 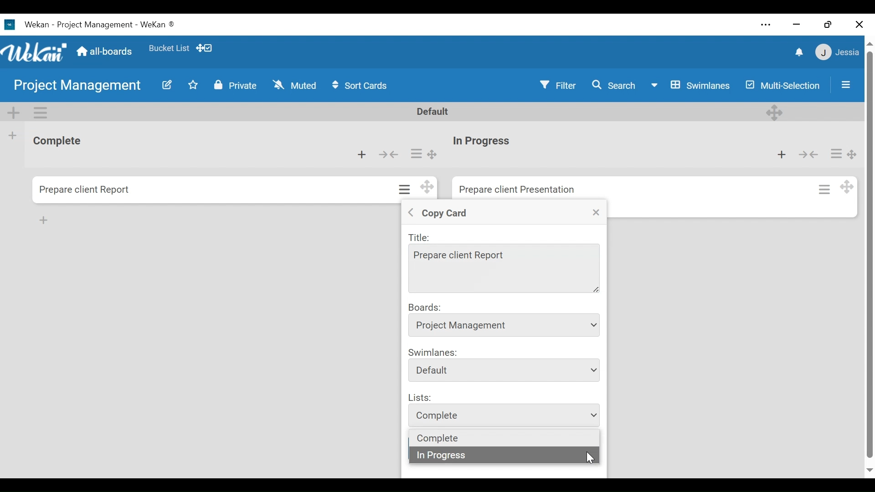 I want to click on List dropdown options, so click(x=499, y=437).